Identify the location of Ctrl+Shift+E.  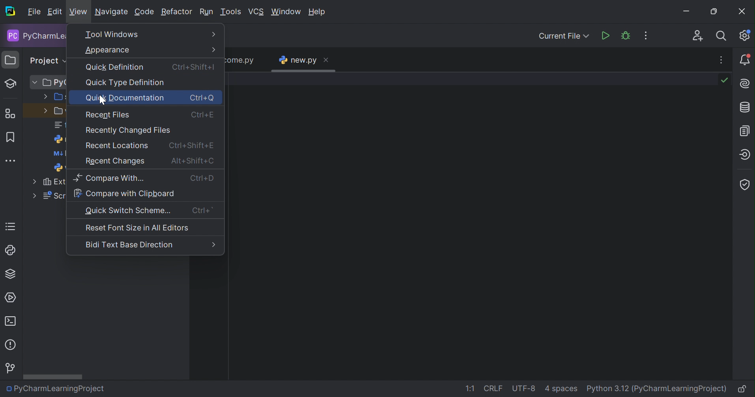
(192, 145).